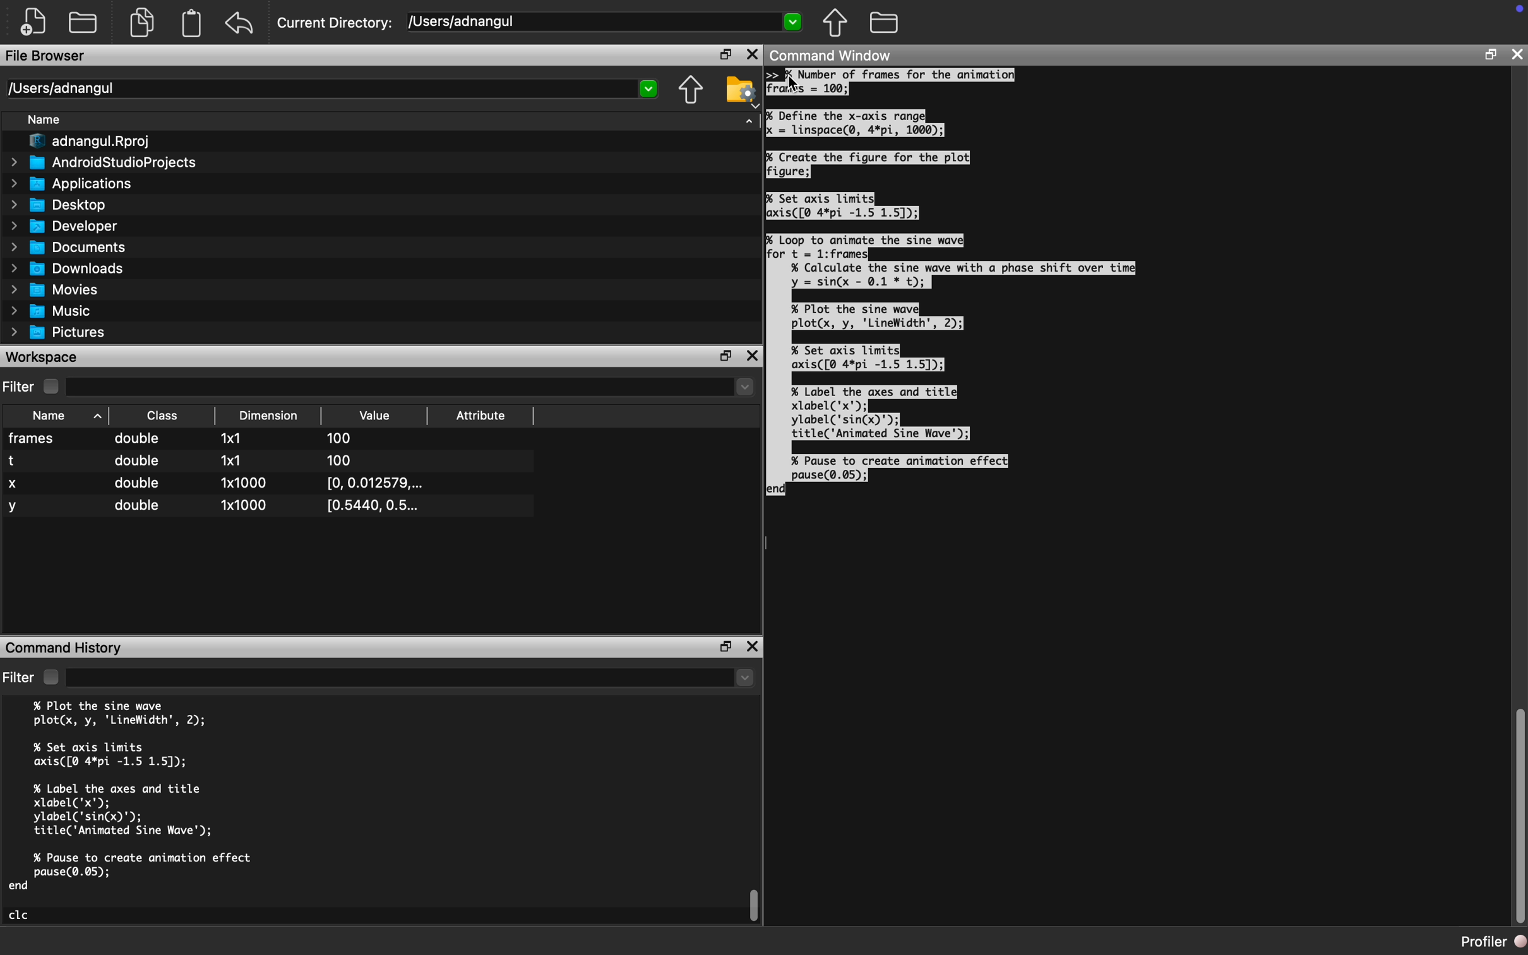 The width and height of the screenshot is (1528, 955). Describe the element at coordinates (754, 647) in the screenshot. I see `Close` at that location.